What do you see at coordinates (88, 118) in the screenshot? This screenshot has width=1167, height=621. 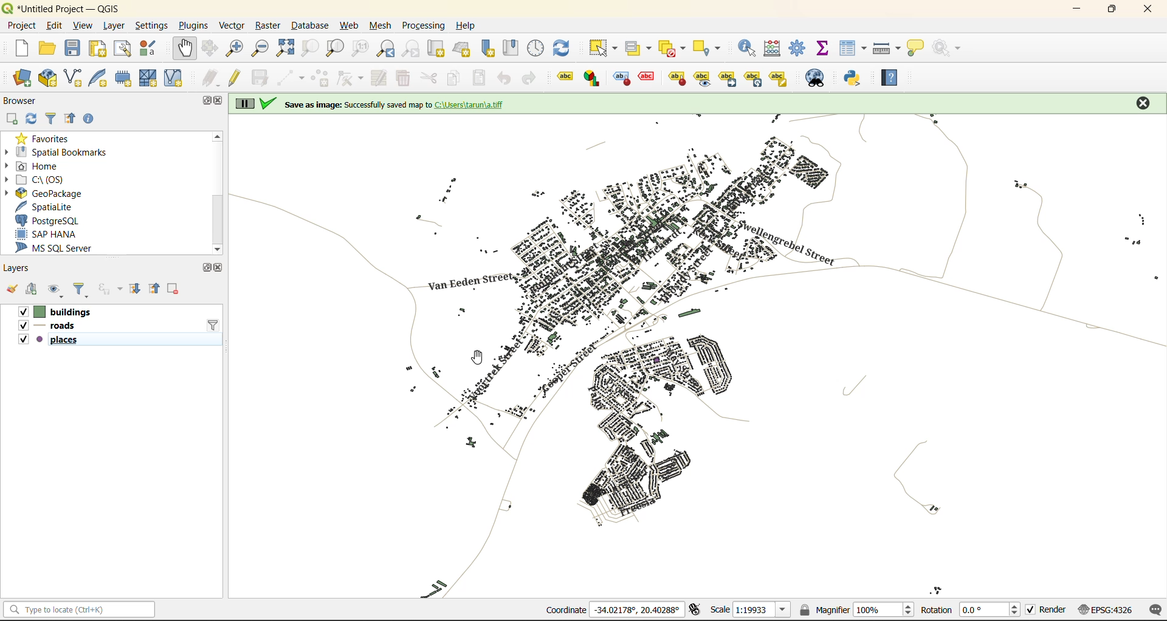 I see `enable properties` at bounding box center [88, 118].